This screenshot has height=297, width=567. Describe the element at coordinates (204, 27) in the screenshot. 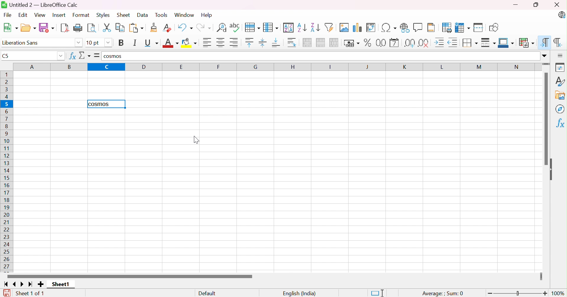

I see `Redo` at that location.